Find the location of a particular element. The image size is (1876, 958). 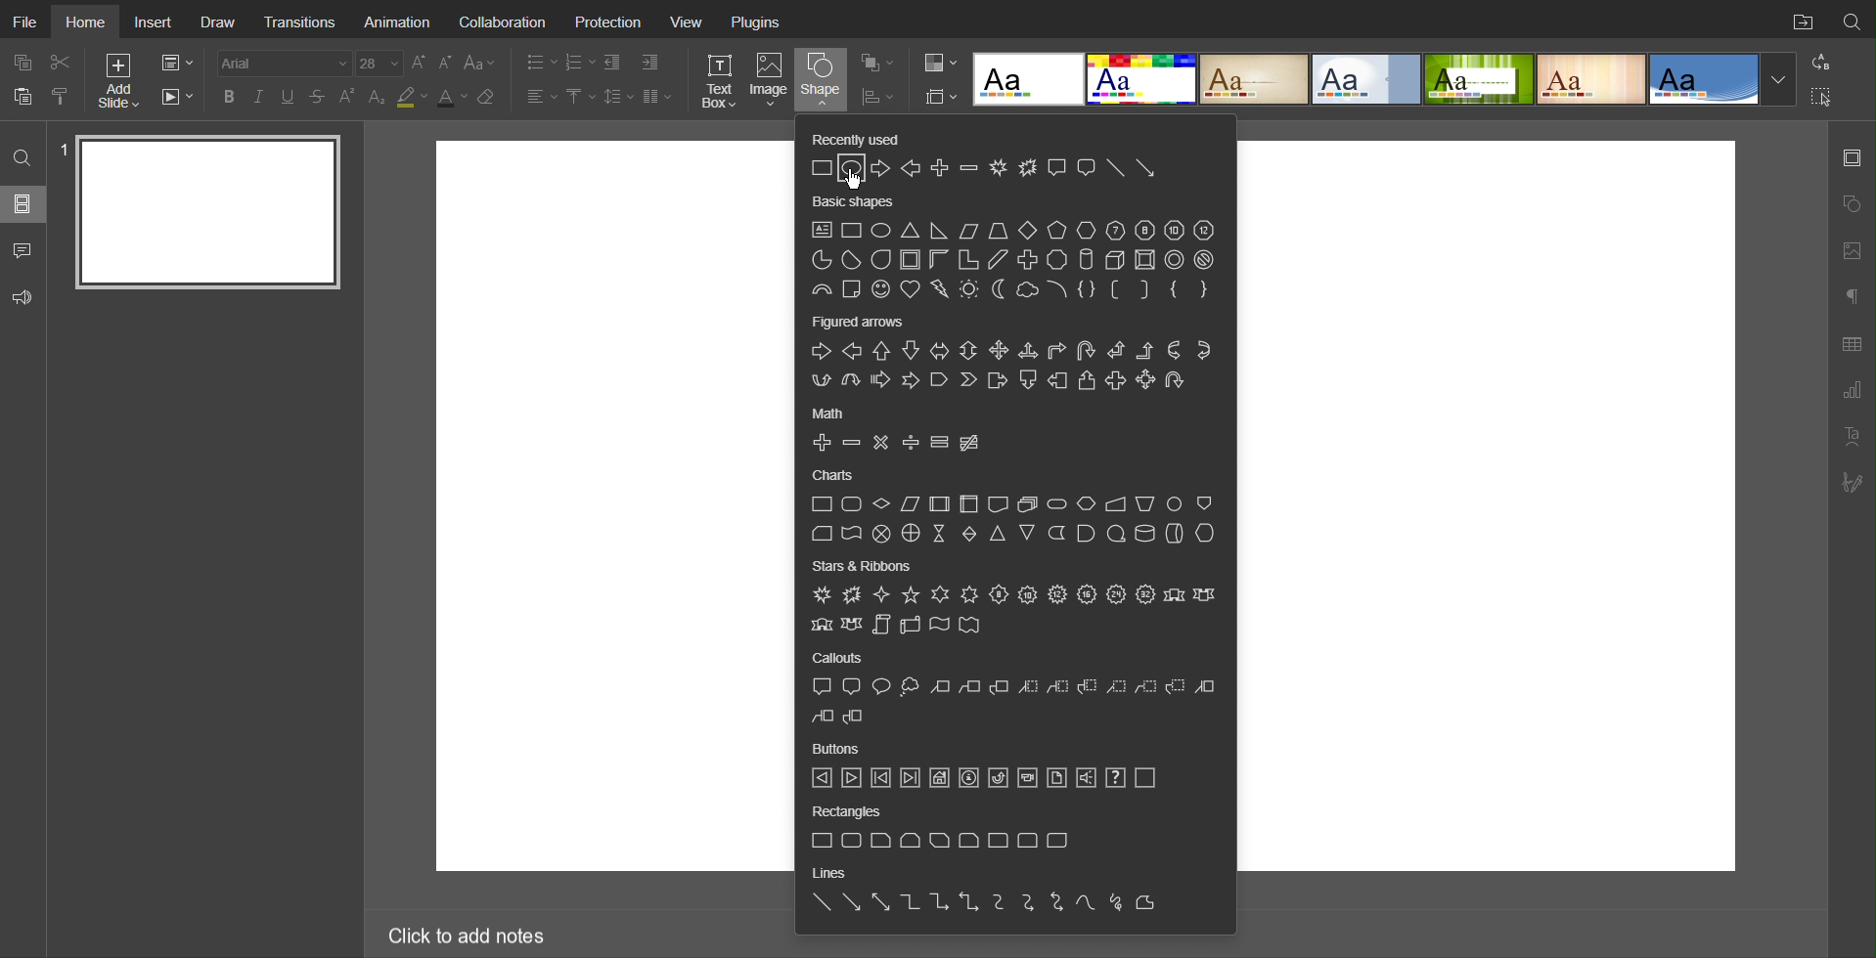

Search is located at coordinates (24, 156).